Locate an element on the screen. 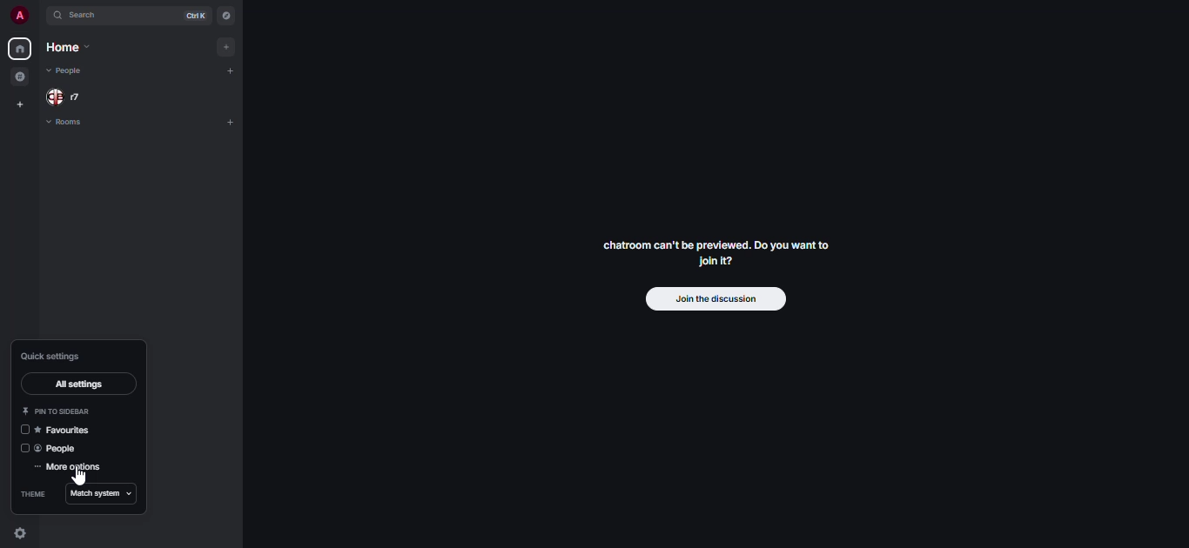 This screenshot has width=1189, height=548. quick settings is located at coordinates (50, 356).